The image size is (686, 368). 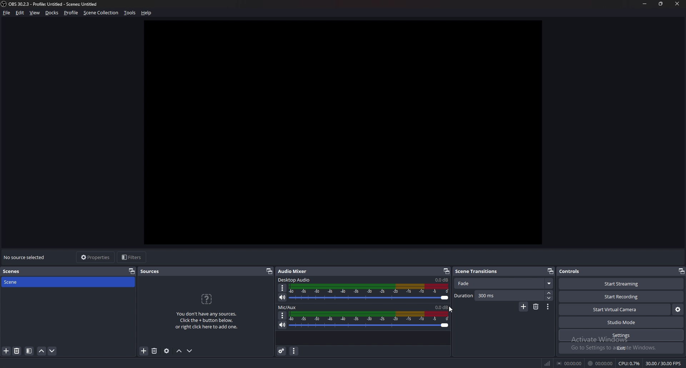 I want to click on workspace, so click(x=349, y=132).